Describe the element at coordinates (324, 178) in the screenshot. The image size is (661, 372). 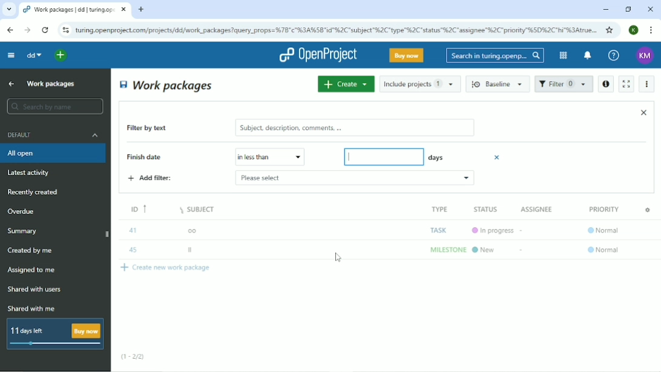
I see `please select` at that location.